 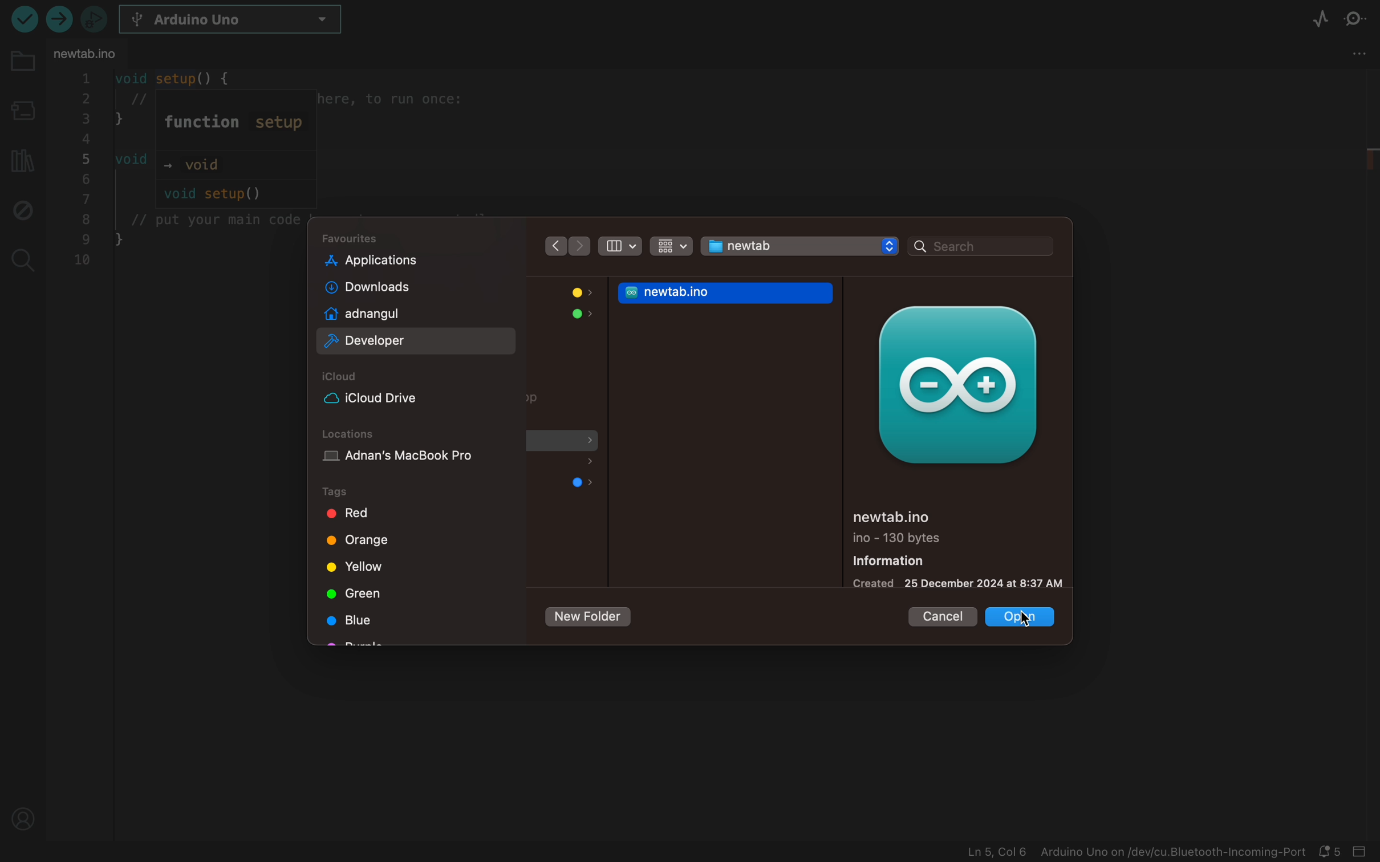 What do you see at coordinates (1320, 21) in the screenshot?
I see `serial plotter` at bounding box center [1320, 21].